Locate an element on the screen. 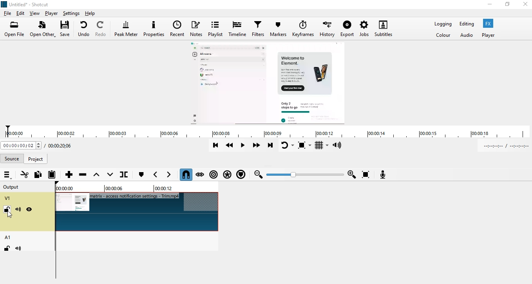  markers is located at coordinates (278, 30).